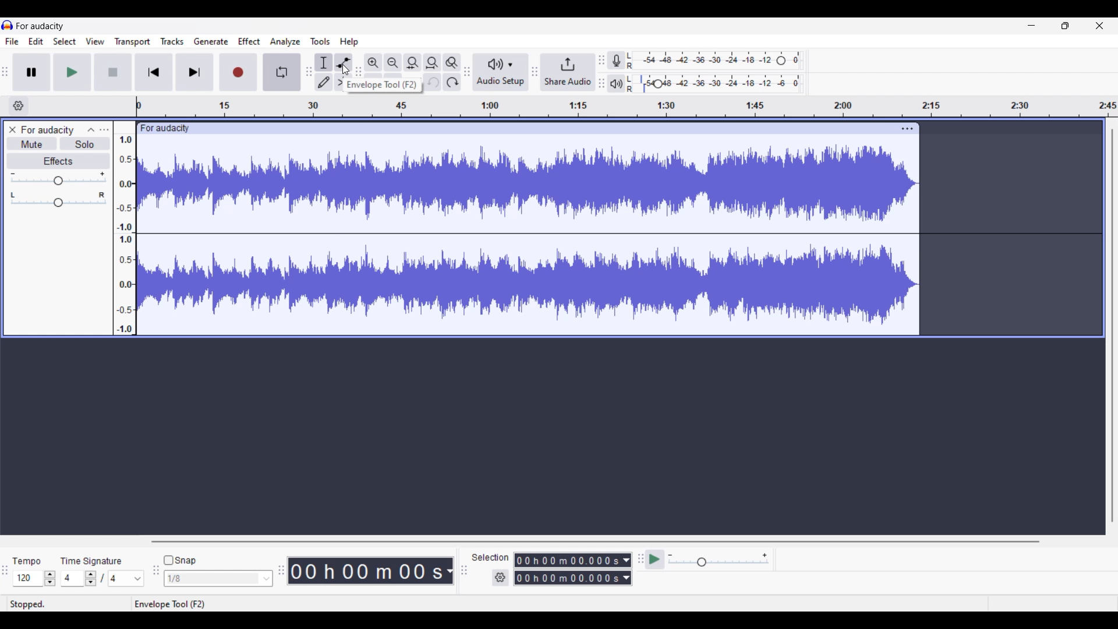 The width and height of the screenshot is (1118, 629). What do you see at coordinates (616, 83) in the screenshot?
I see `Playback meter` at bounding box center [616, 83].